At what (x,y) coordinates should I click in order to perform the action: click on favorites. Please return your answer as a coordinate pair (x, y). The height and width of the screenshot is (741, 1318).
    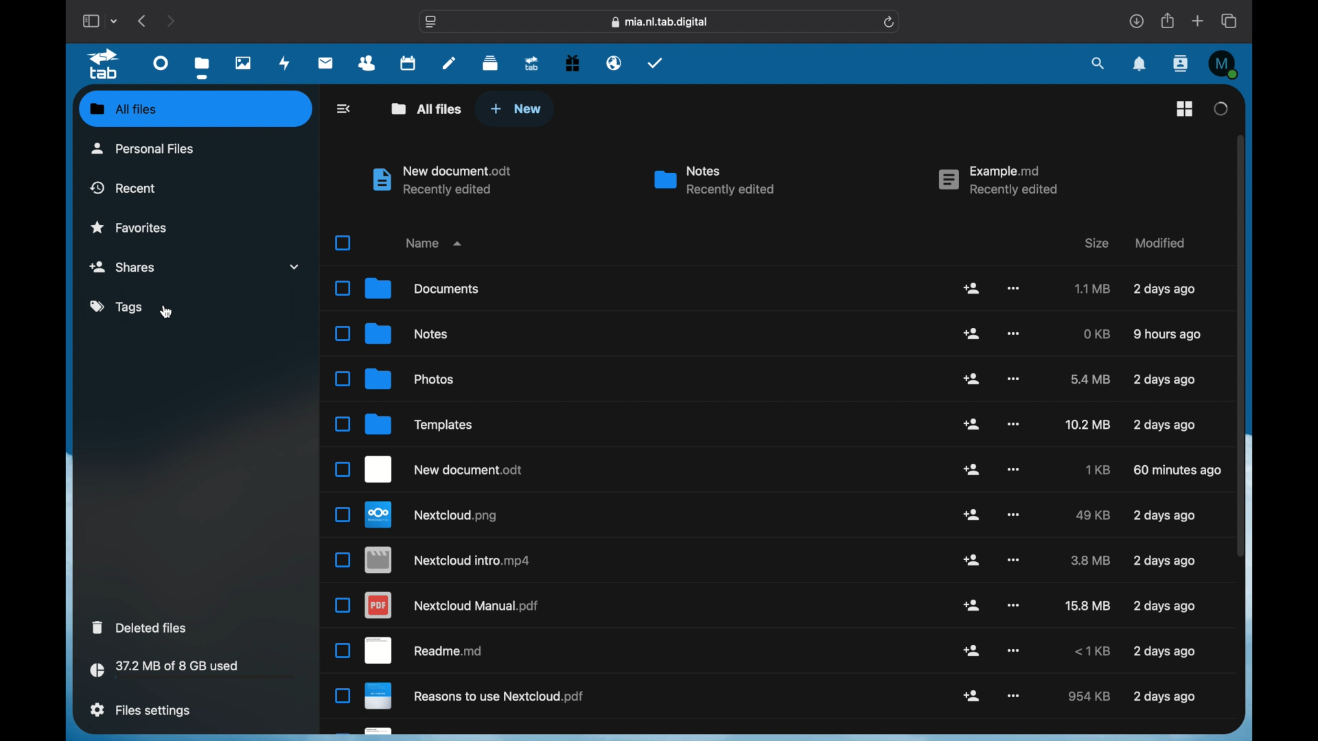
    Looking at the image, I should click on (128, 226).